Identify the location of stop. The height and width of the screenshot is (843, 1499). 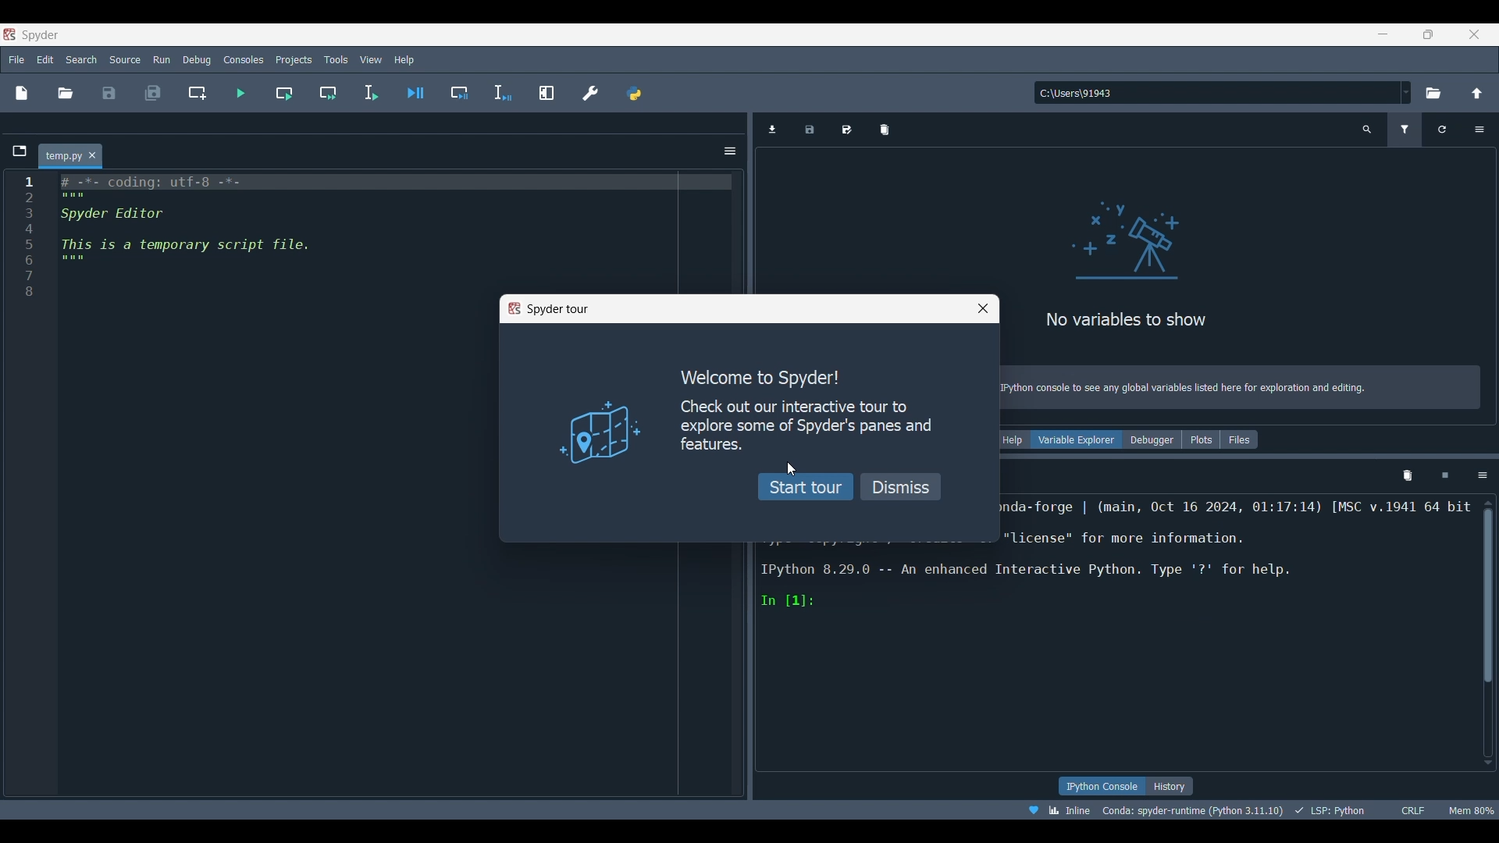
(1441, 473).